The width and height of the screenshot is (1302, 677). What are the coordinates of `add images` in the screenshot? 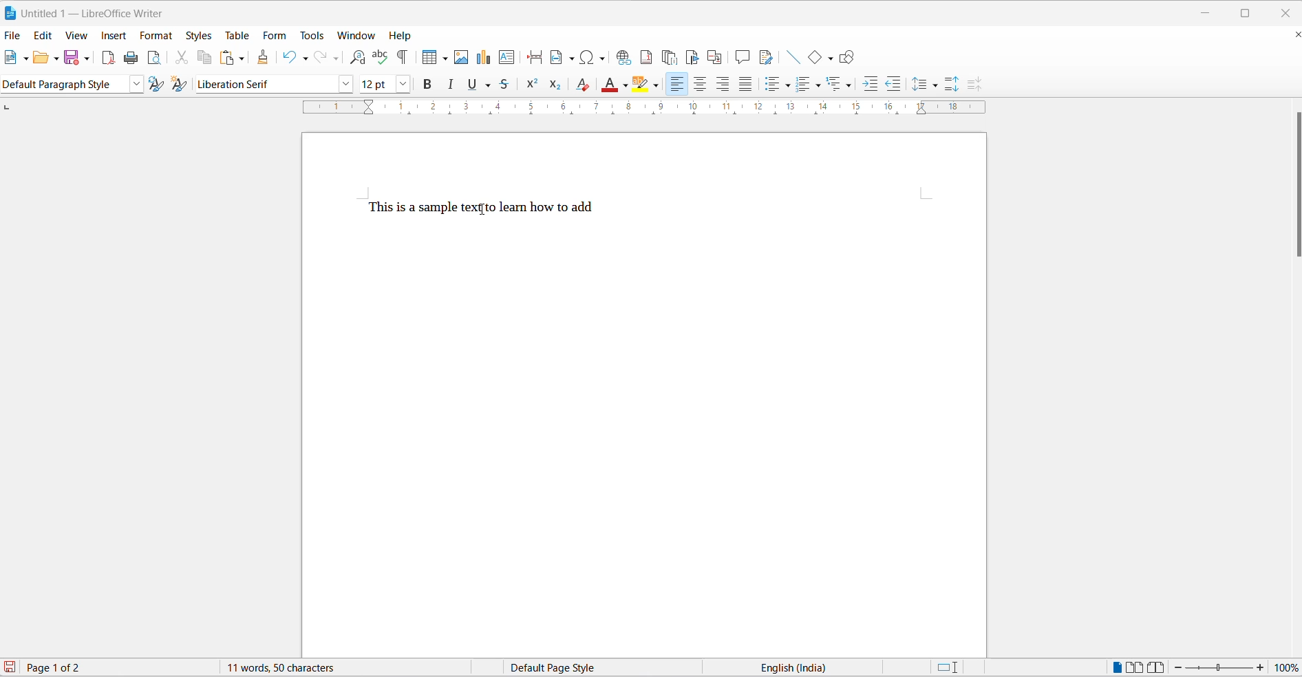 It's located at (461, 58).